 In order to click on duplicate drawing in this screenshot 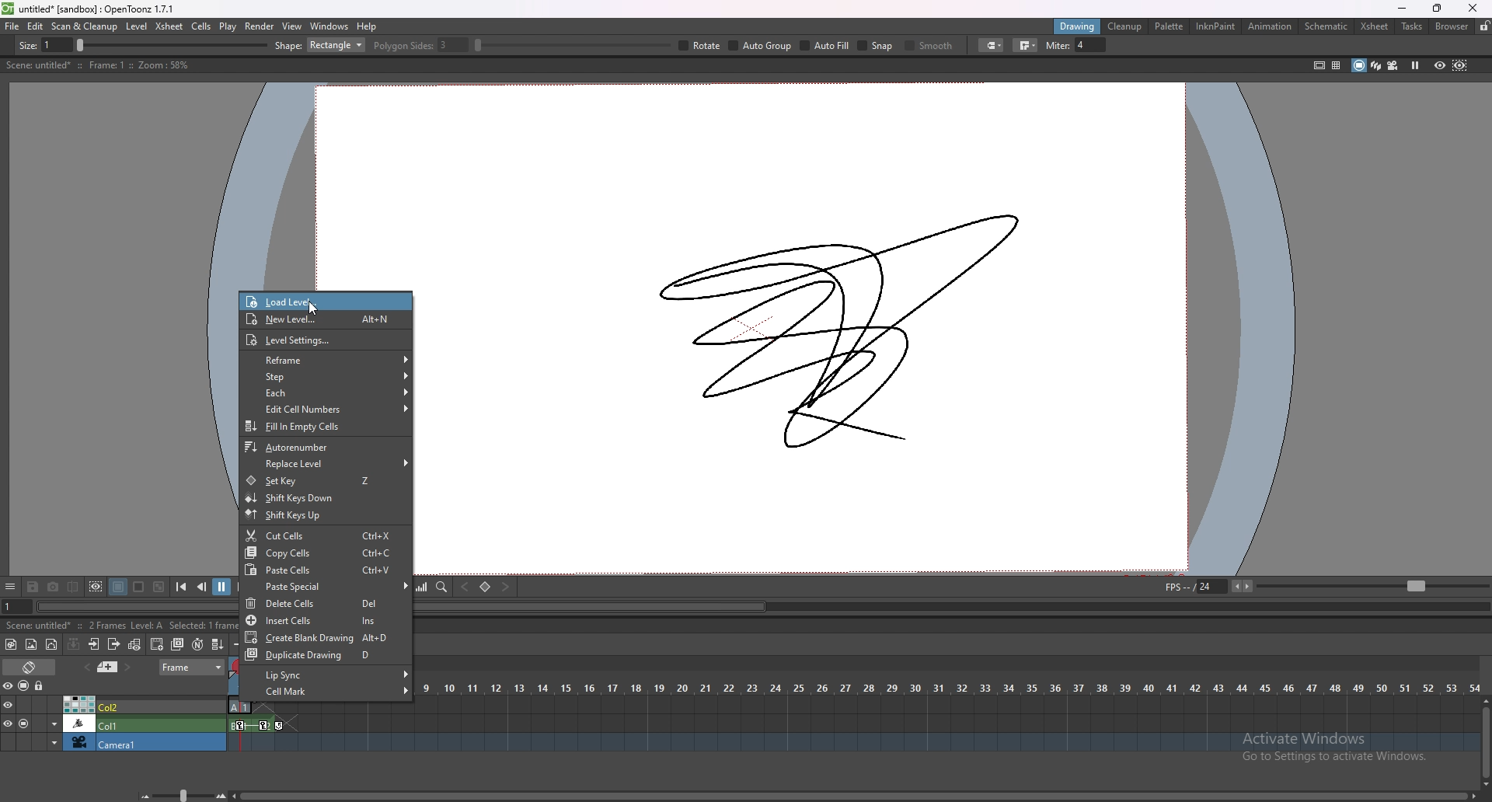, I will do `click(328, 654)`.